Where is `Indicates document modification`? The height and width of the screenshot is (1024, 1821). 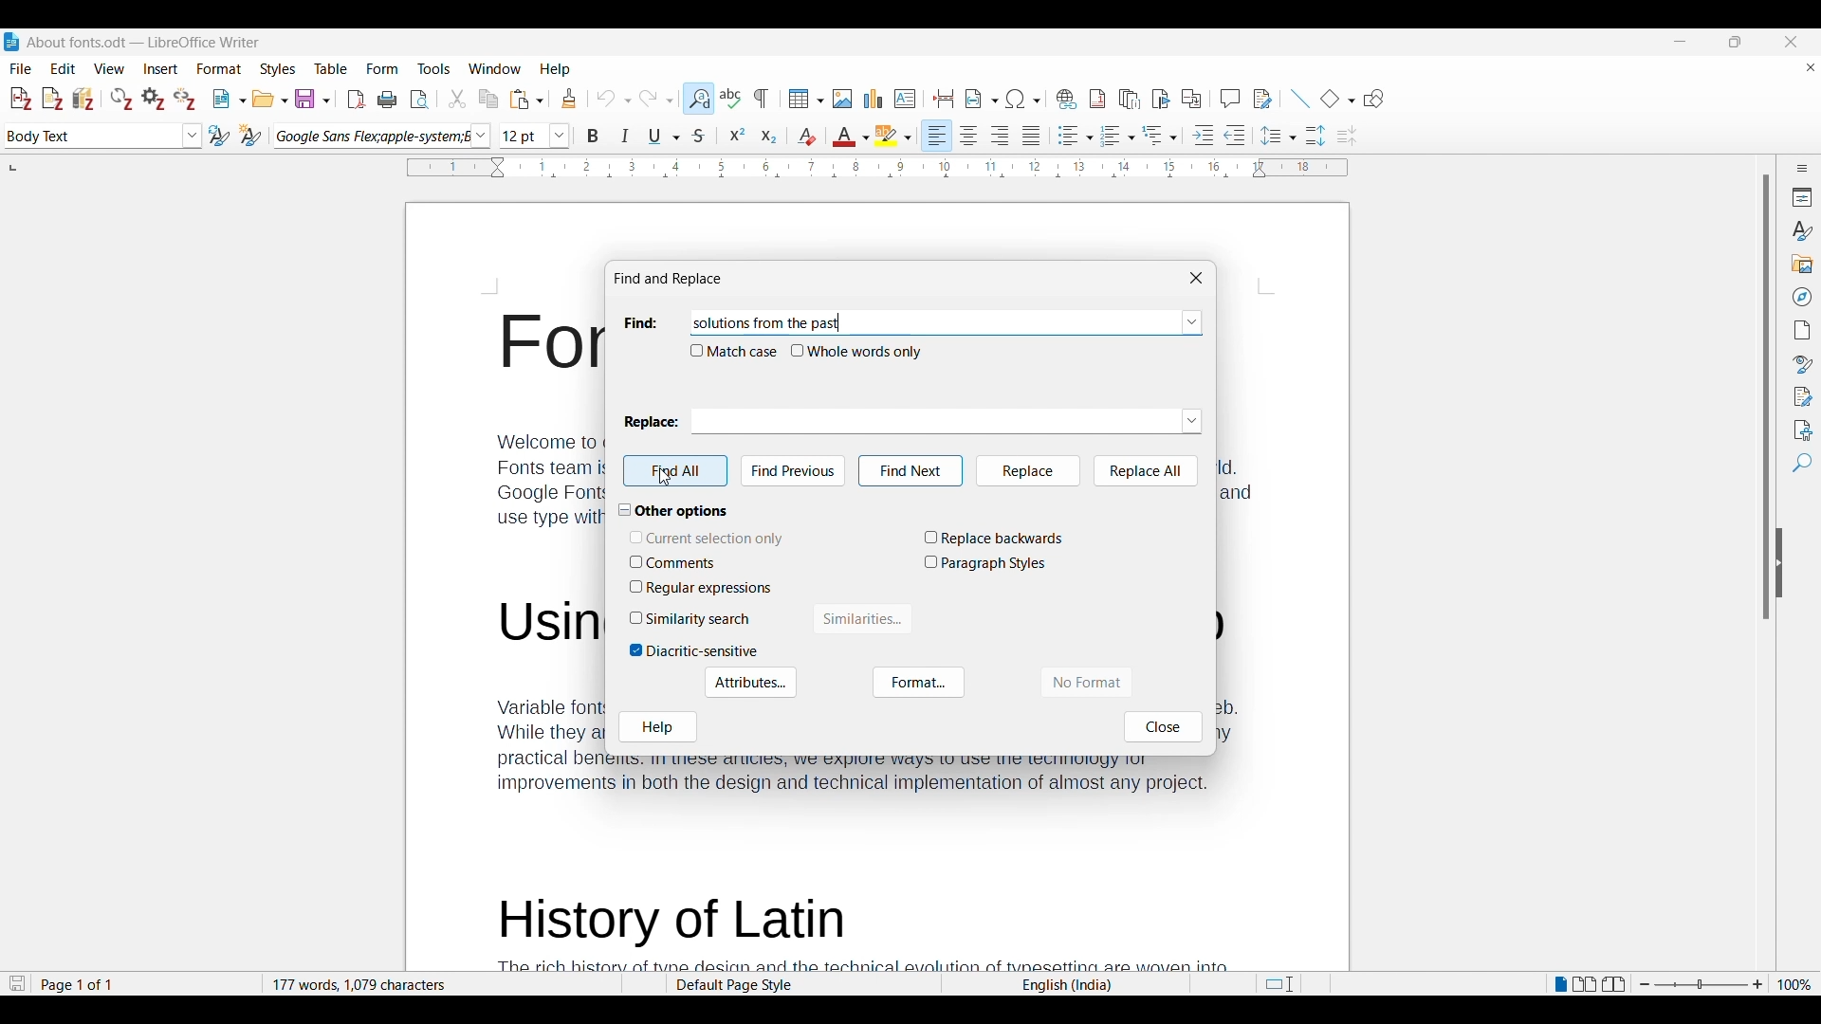 Indicates document modification is located at coordinates (17, 984).